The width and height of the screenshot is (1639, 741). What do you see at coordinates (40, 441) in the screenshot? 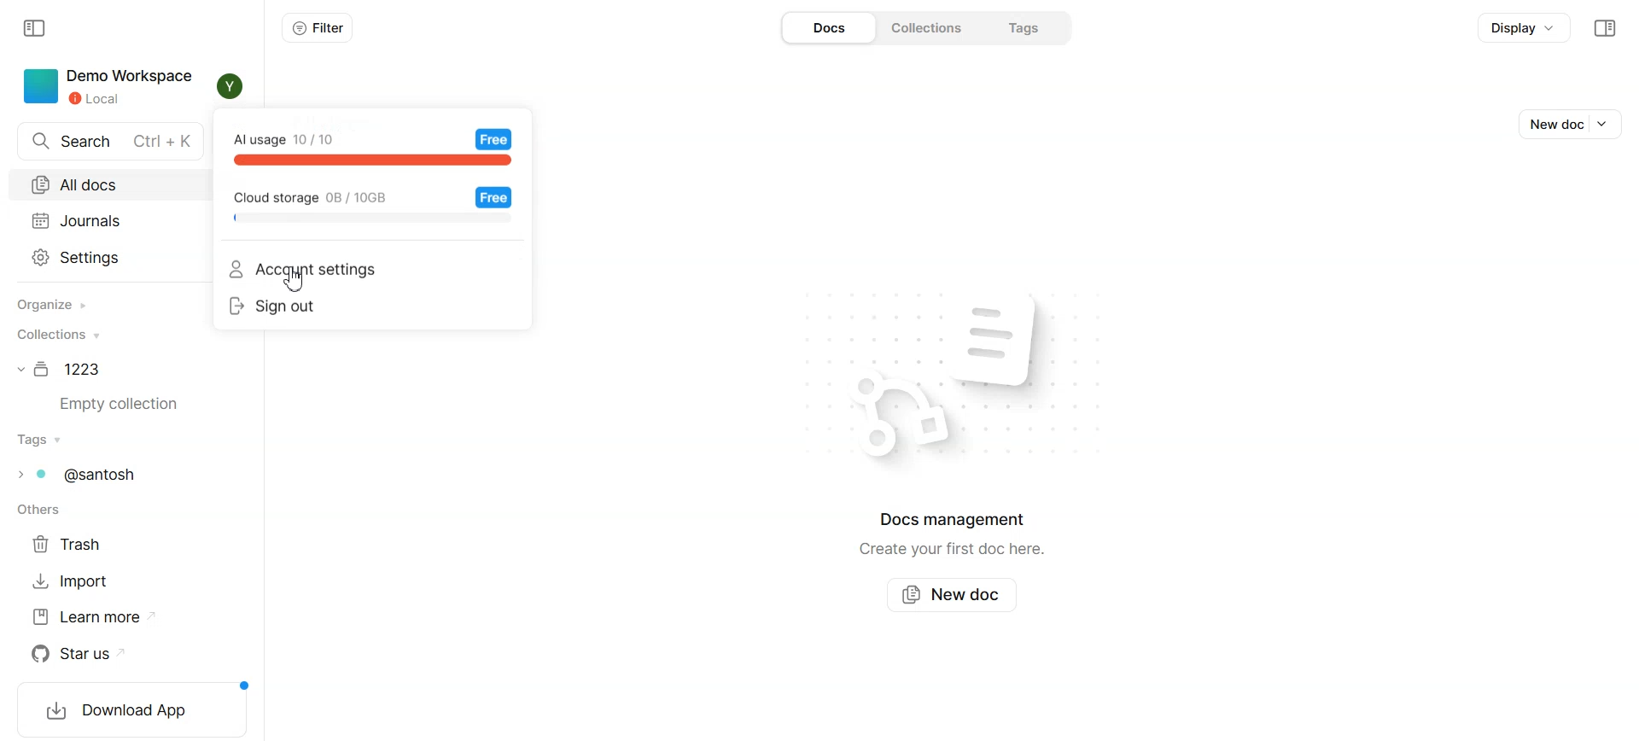
I see `Tags` at bounding box center [40, 441].